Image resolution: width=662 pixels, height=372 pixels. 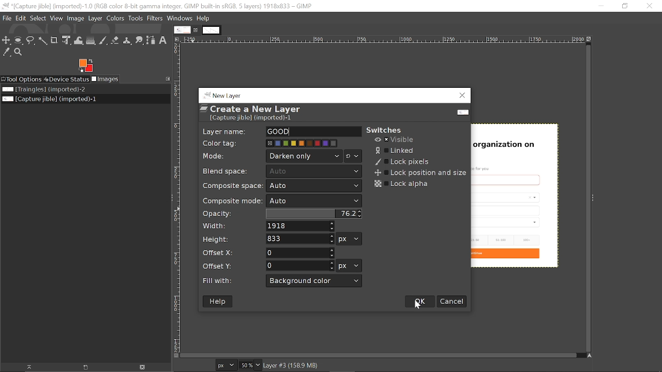 What do you see at coordinates (219, 213) in the screenshot?
I see `Opacity:` at bounding box center [219, 213].